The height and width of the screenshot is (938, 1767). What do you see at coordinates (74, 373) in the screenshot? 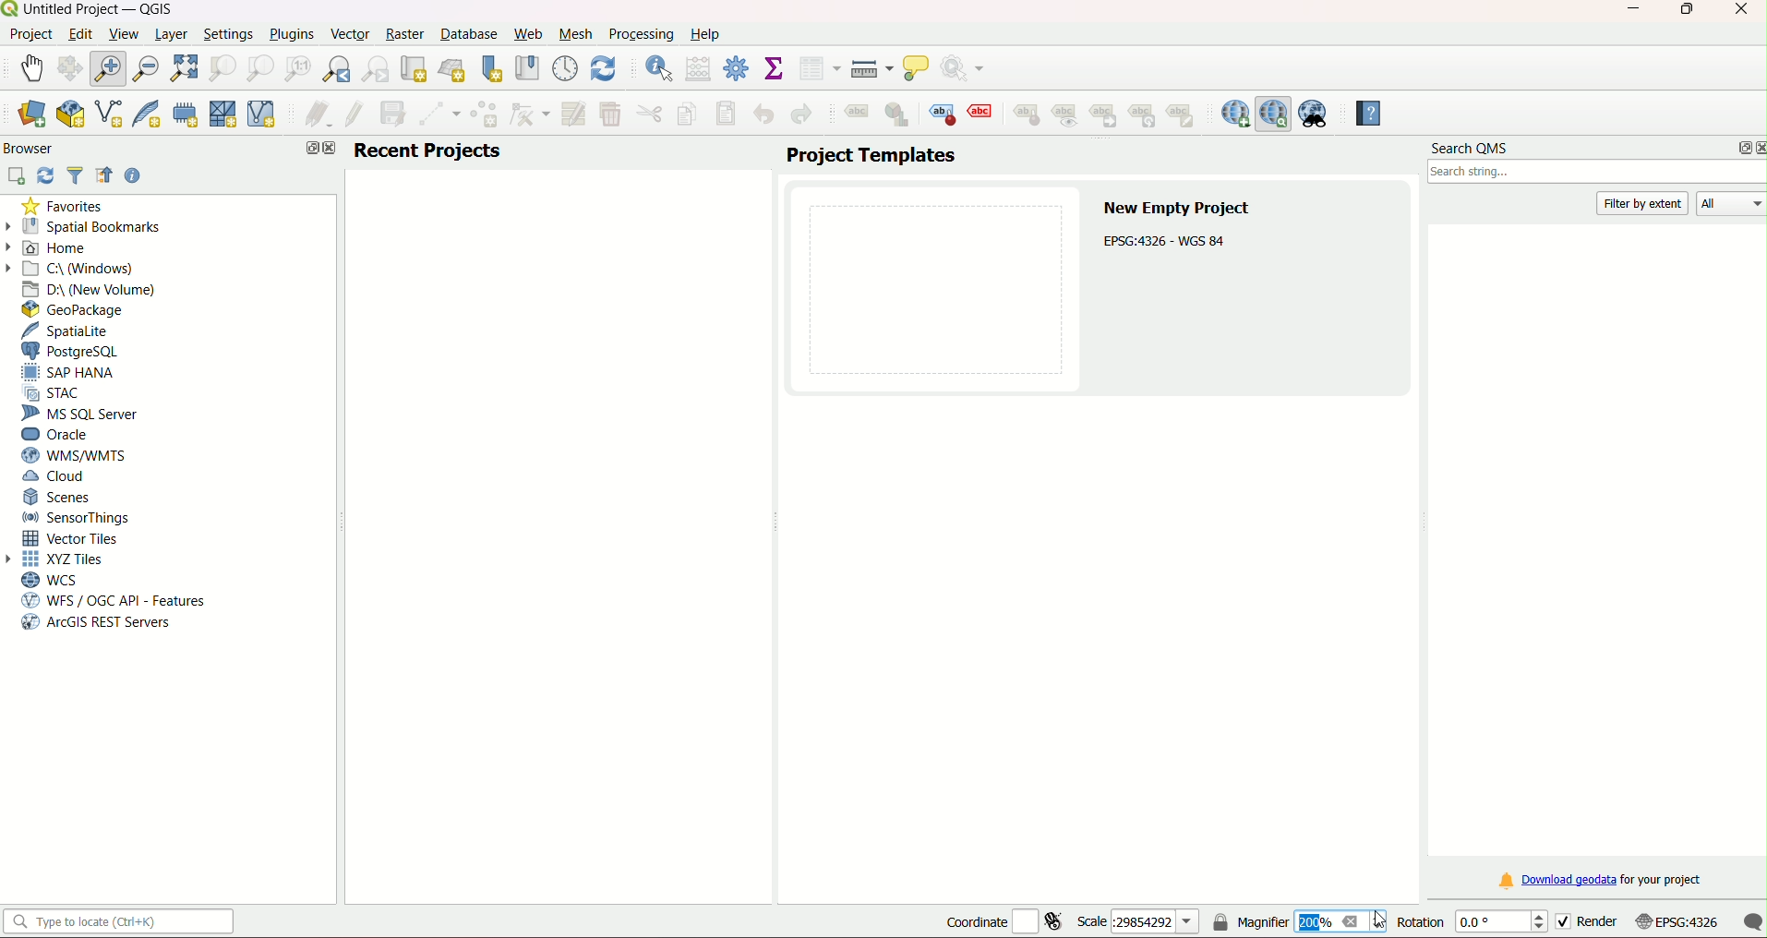
I see `SAP HANA` at bounding box center [74, 373].